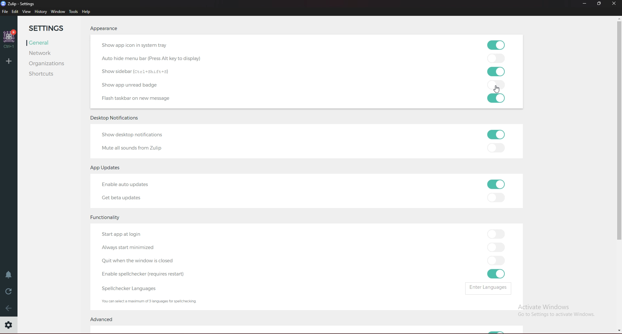  I want to click on toggle, so click(498, 45).